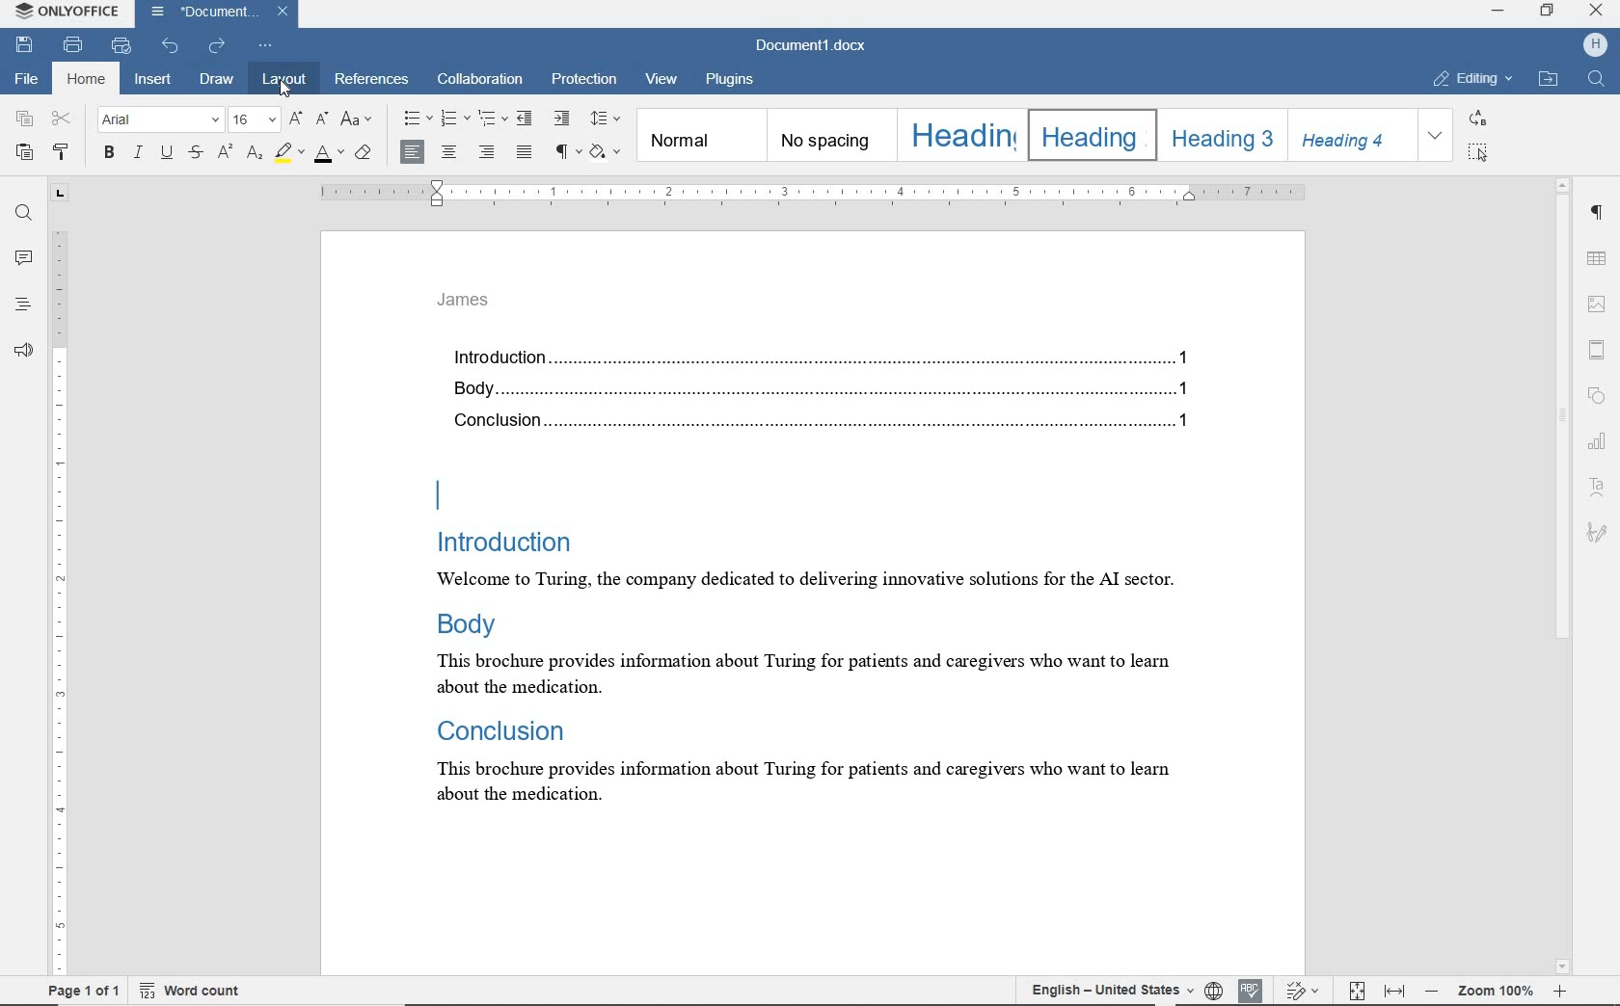 The height and width of the screenshot is (1006, 1620). What do you see at coordinates (1597, 394) in the screenshot?
I see `shape` at bounding box center [1597, 394].